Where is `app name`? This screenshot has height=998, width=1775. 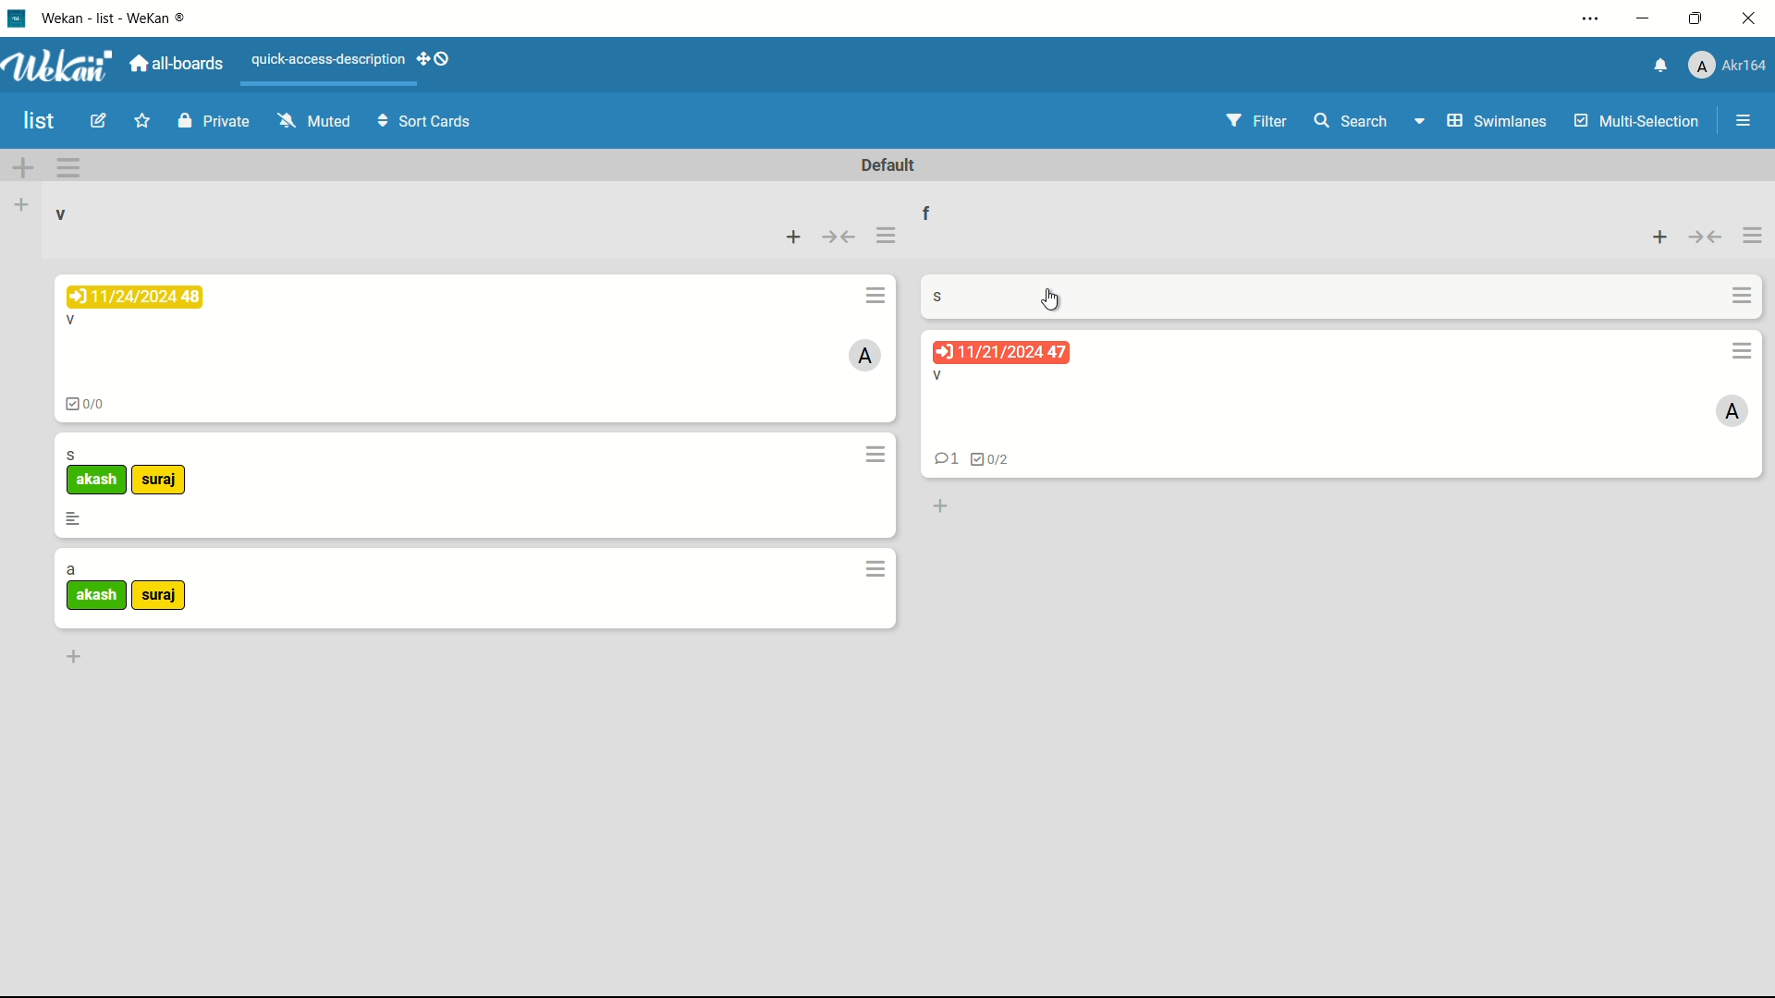 app name is located at coordinates (124, 19).